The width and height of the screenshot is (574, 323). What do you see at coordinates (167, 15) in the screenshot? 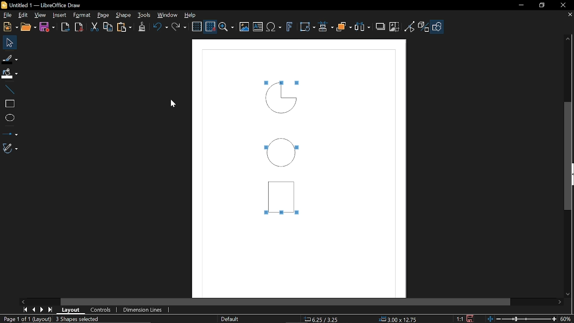
I see `Window` at bounding box center [167, 15].